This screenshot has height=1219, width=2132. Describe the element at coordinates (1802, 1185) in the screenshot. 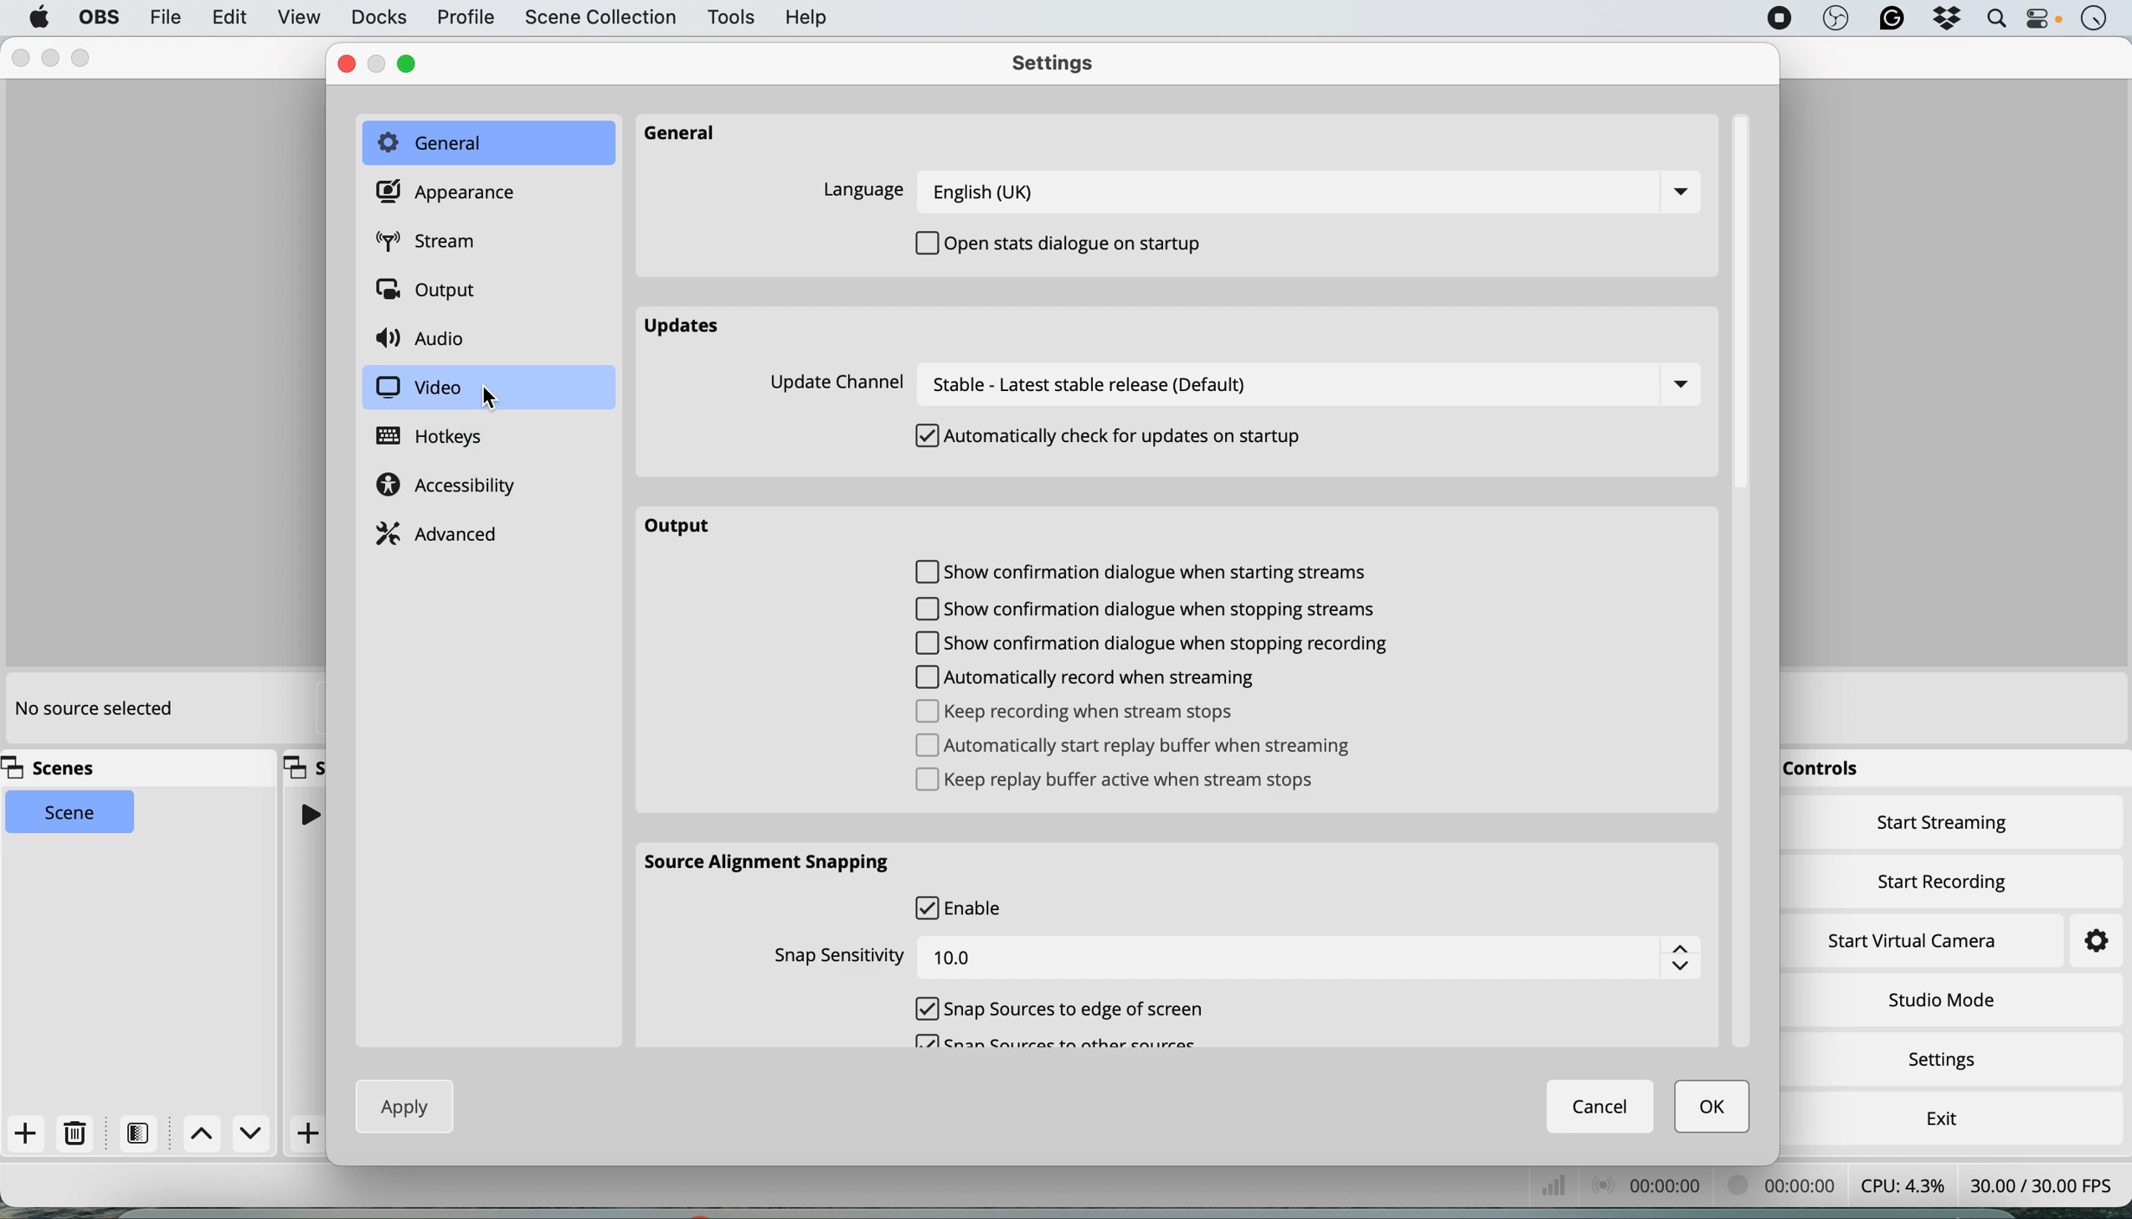

I see `video recording timestamp` at that location.